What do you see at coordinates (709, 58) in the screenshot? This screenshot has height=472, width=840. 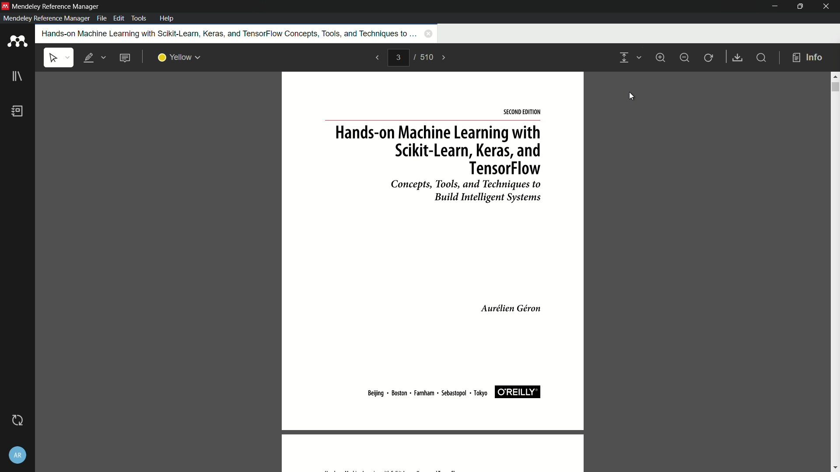 I see `refresh` at bounding box center [709, 58].